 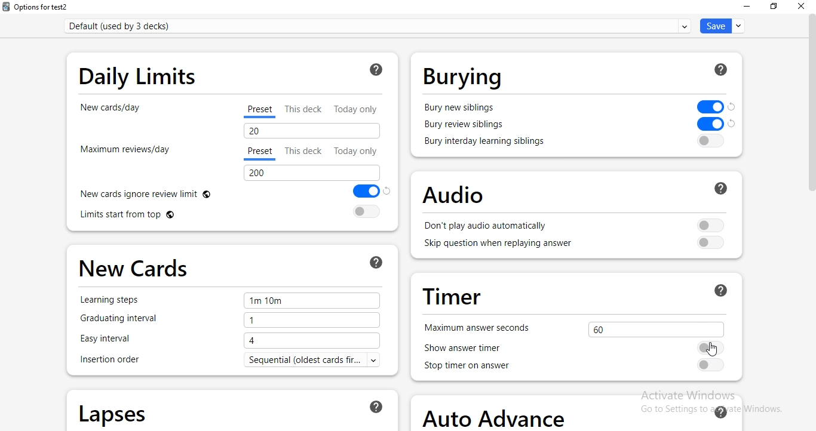 I want to click on bury new siblings, so click(x=580, y=107).